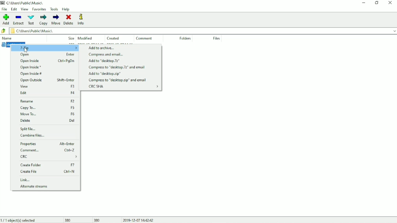 This screenshot has width=397, height=223. What do you see at coordinates (66, 9) in the screenshot?
I see `Help` at bounding box center [66, 9].